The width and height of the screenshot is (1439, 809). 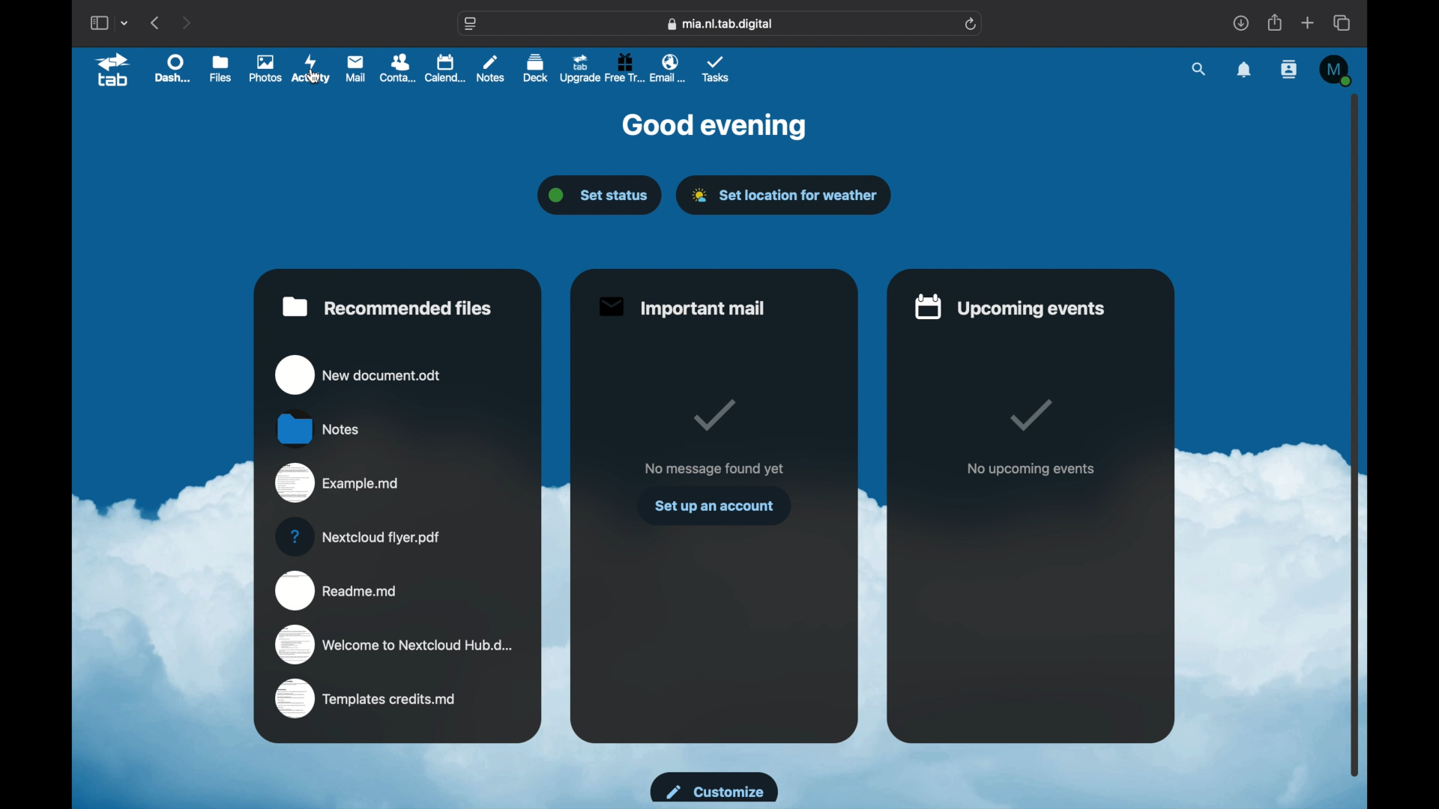 What do you see at coordinates (1343, 22) in the screenshot?
I see `show tab overview` at bounding box center [1343, 22].